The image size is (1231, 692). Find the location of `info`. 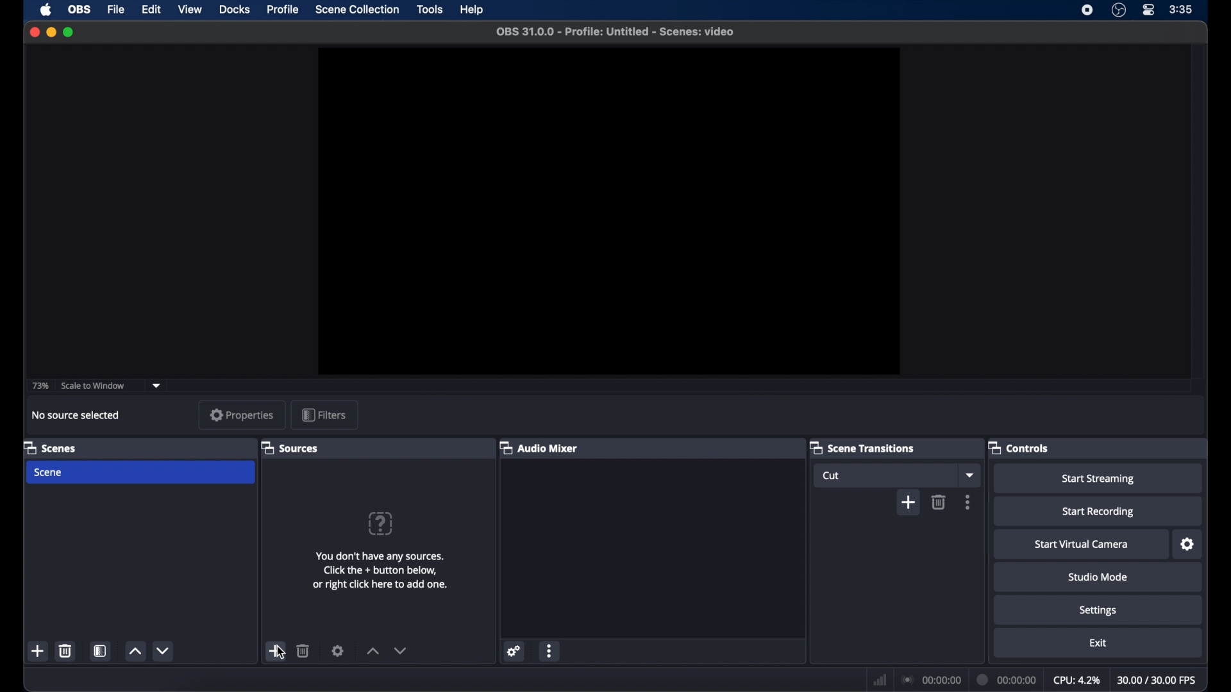

info is located at coordinates (380, 570).